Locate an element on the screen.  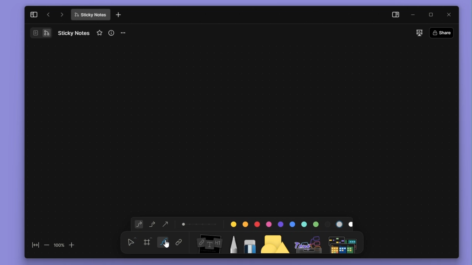
canvas grid is located at coordinates (238, 127).